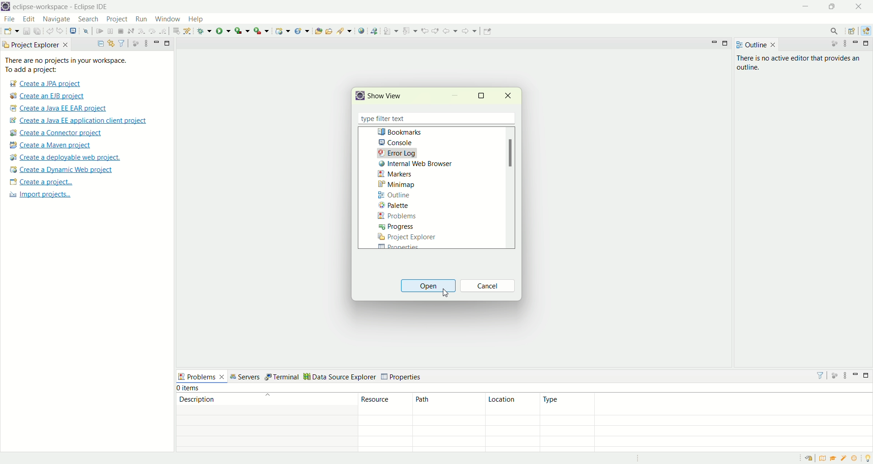 Image resolution: width=873 pixels, height=464 pixels. I want to click on markers, so click(395, 174).